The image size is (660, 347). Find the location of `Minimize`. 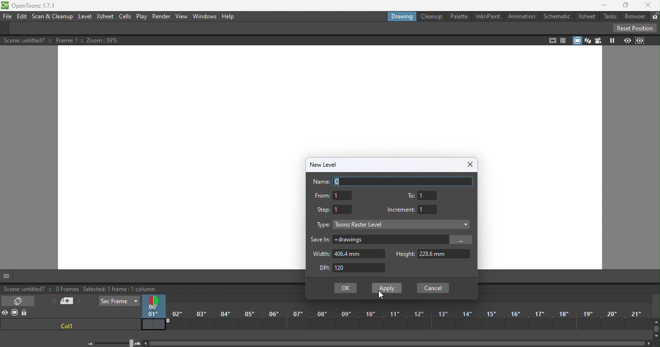

Minimize is located at coordinates (602, 6).